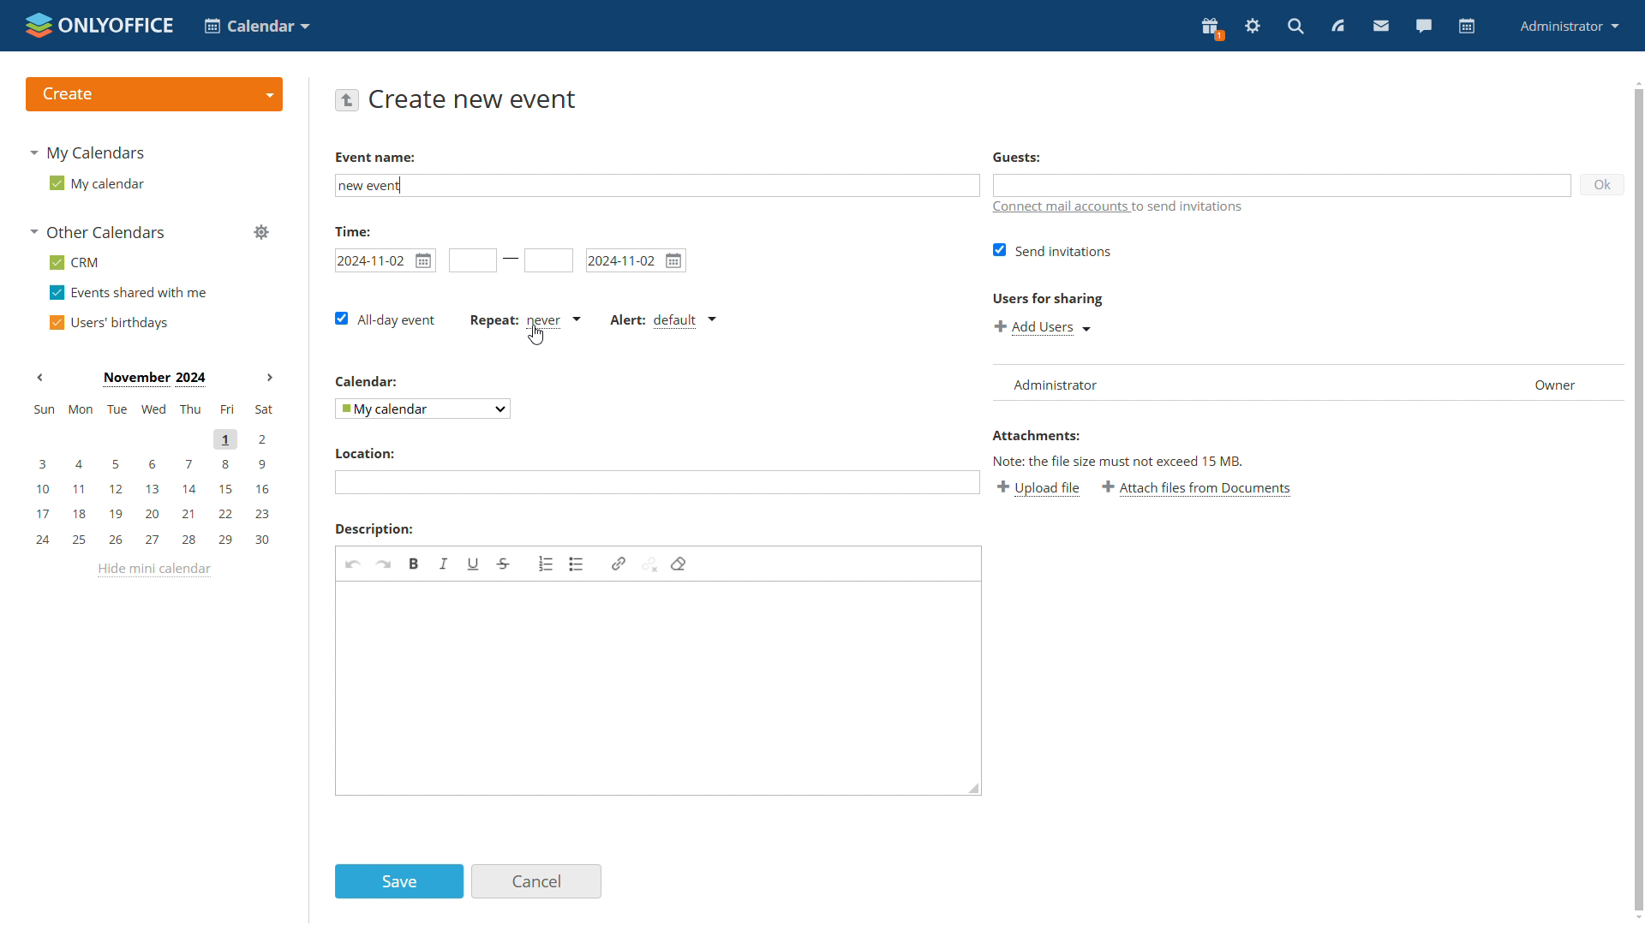 This screenshot has height=925, width=1645. I want to click on undo, so click(352, 564).